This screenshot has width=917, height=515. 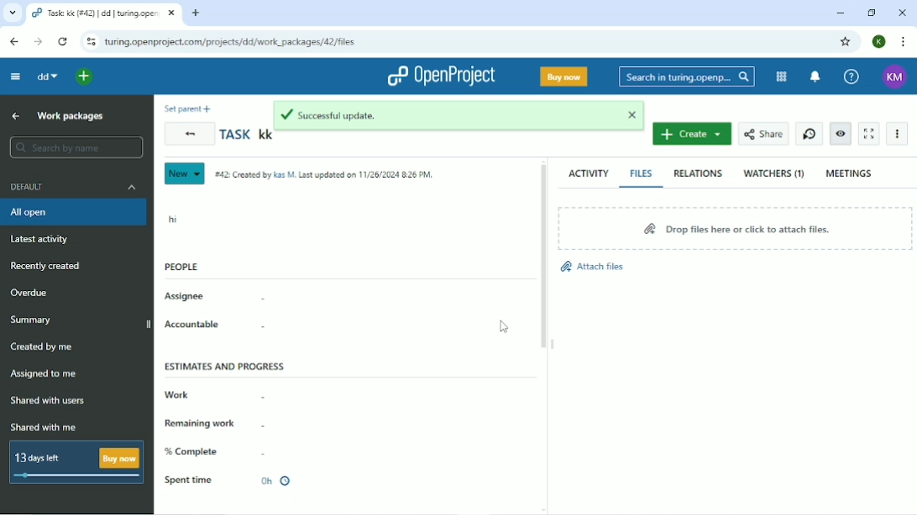 What do you see at coordinates (43, 240) in the screenshot?
I see `Latest activity` at bounding box center [43, 240].